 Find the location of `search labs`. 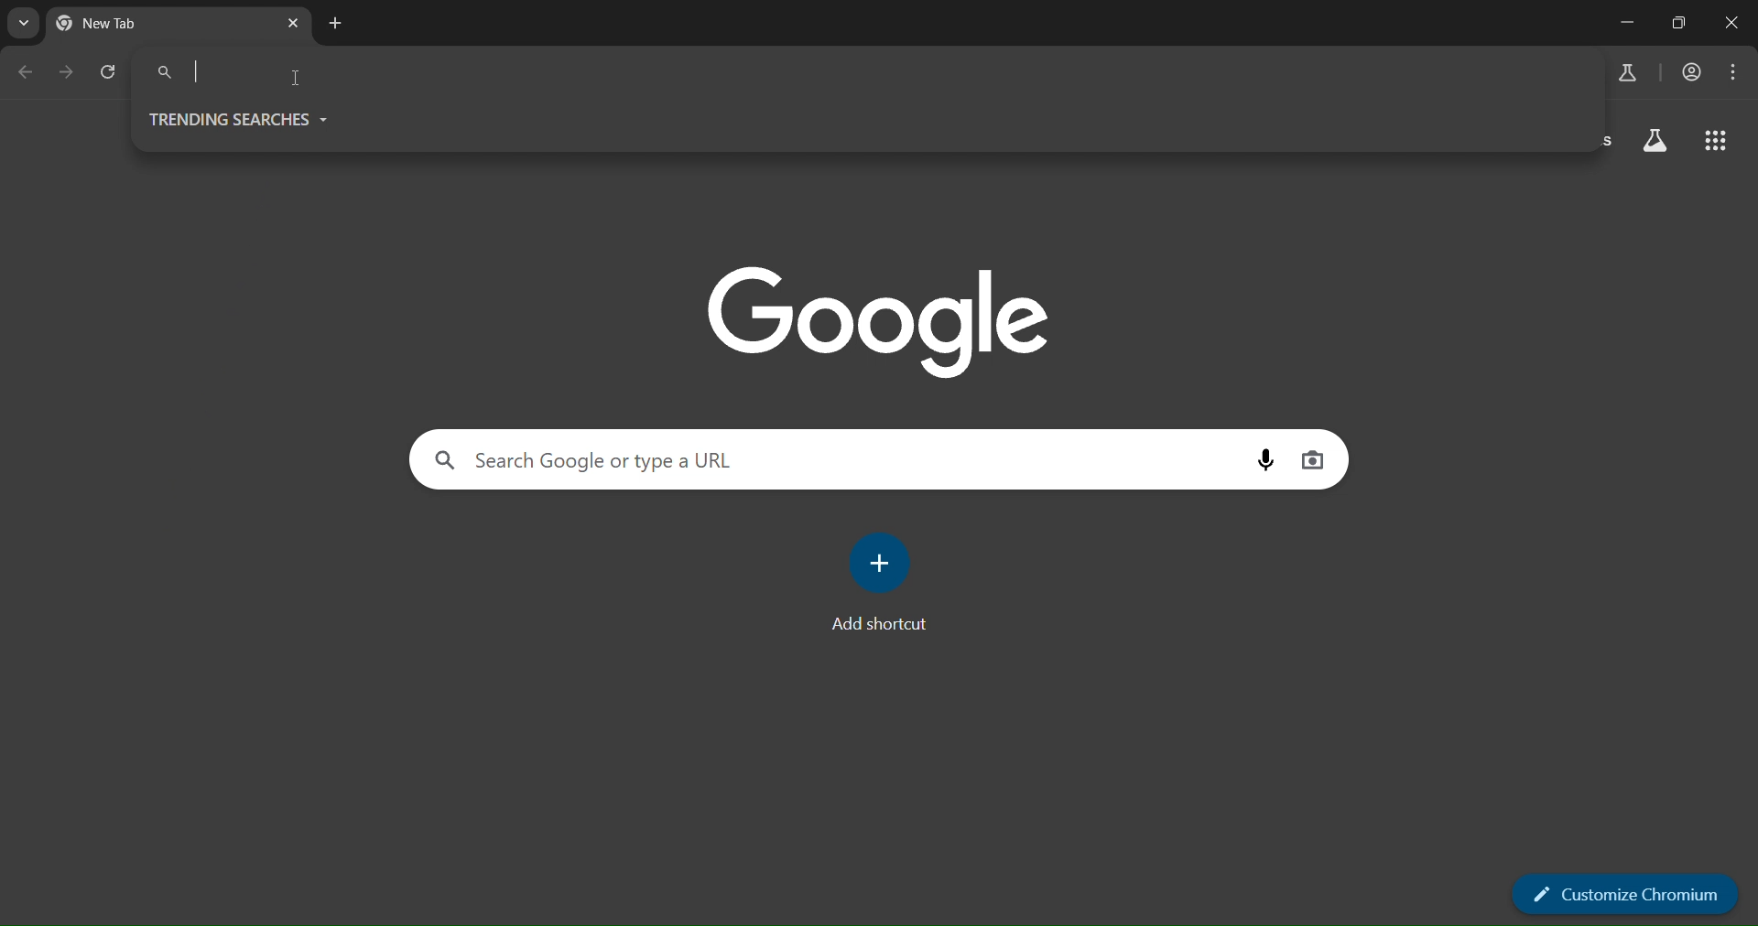

search labs is located at coordinates (1657, 138).